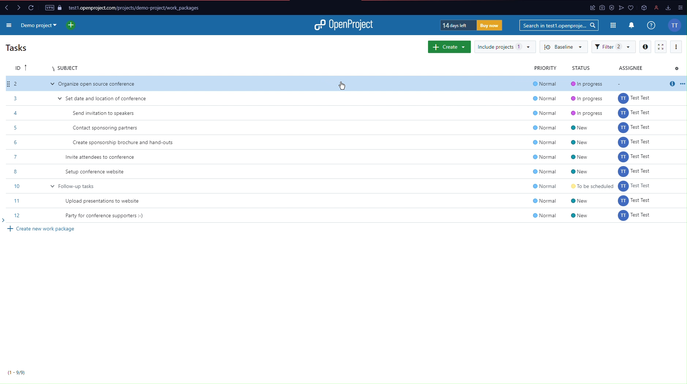 This screenshot has height=384, width=687. What do you see at coordinates (97, 172) in the screenshot?
I see `Setup conference website` at bounding box center [97, 172].